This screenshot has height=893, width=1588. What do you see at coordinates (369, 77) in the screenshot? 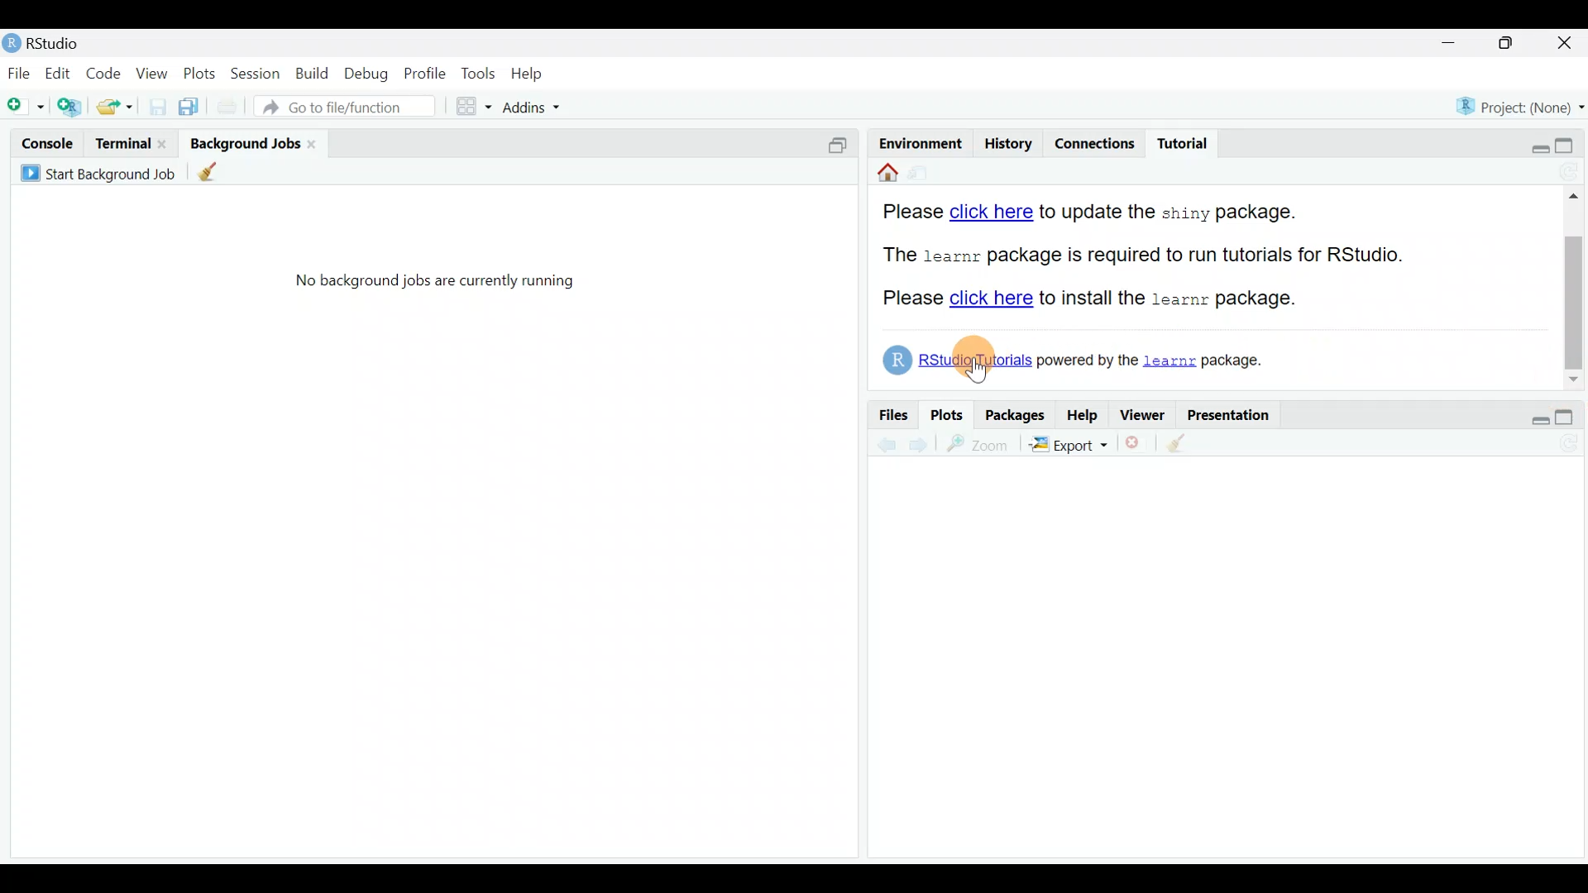
I see `Debug` at bounding box center [369, 77].